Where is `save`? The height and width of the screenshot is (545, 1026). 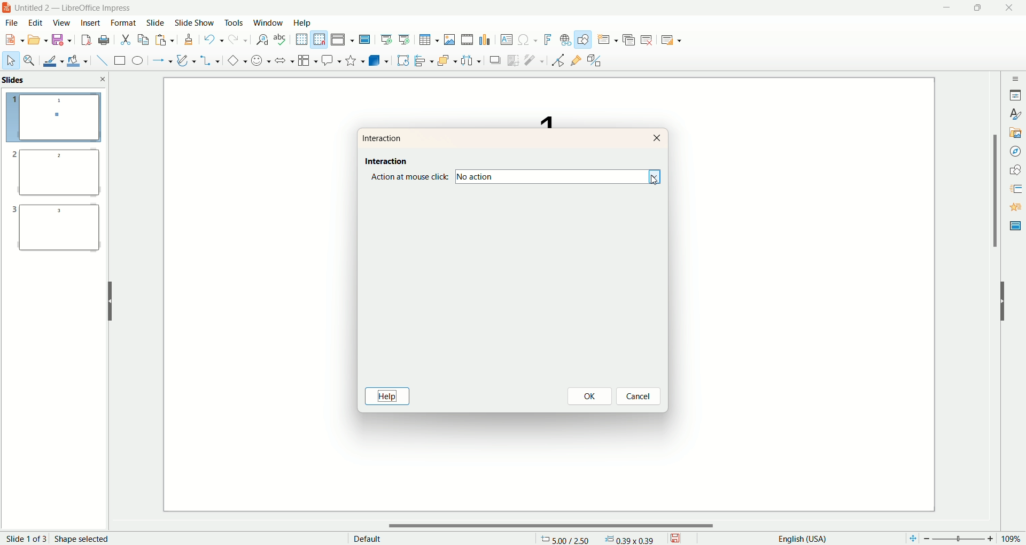
save is located at coordinates (61, 41).